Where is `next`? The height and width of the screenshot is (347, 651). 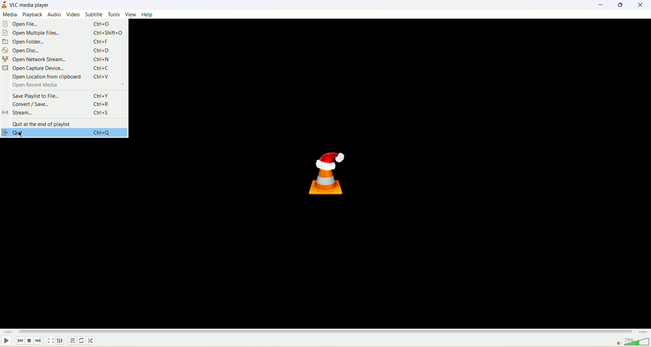
next is located at coordinates (39, 341).